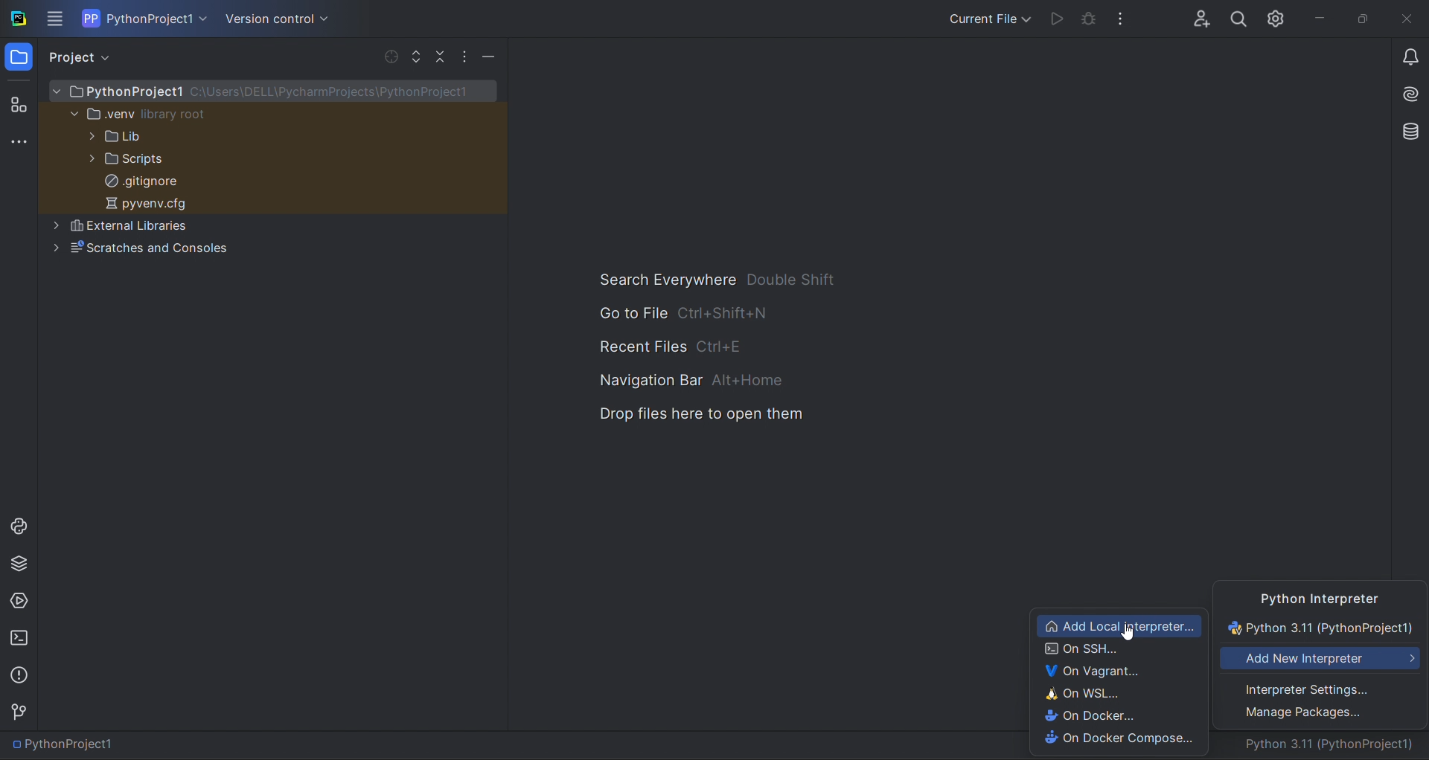 This screenshot has height=760, width=1429. I want to click on hotkey options, so click(718, 348).